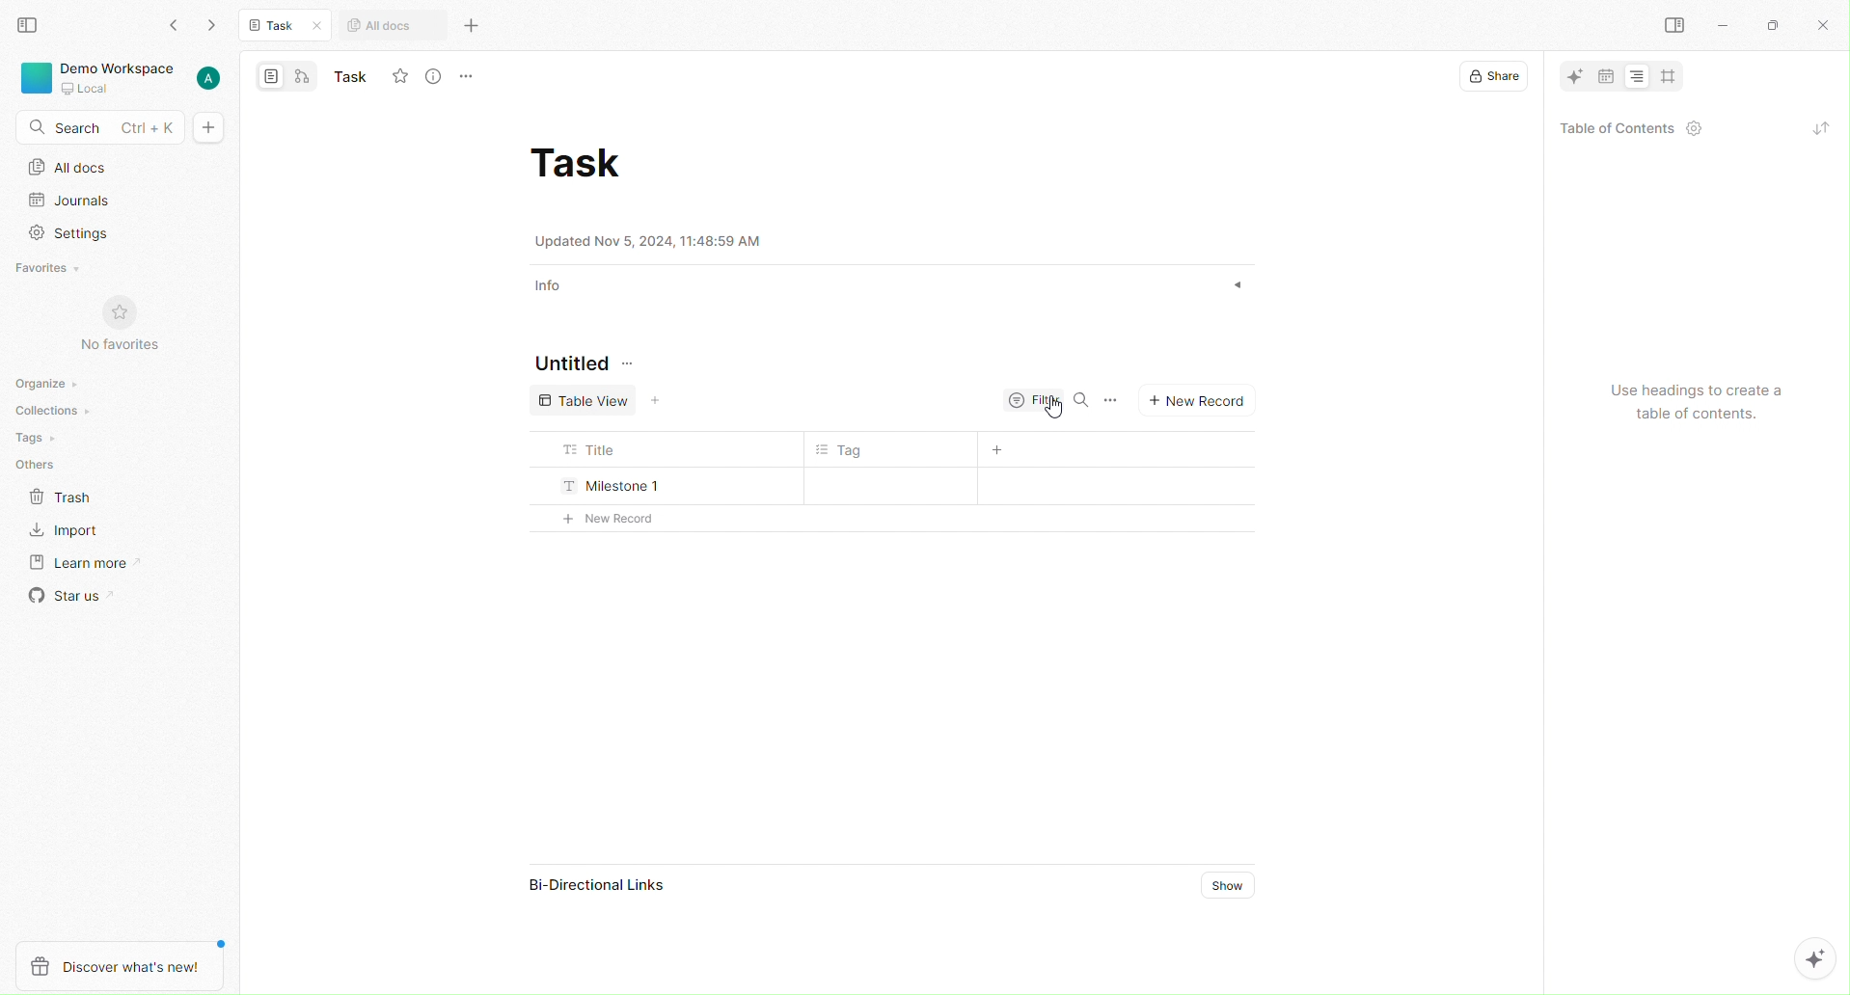 This screenshot has height=995, width=1850. What do you see at coordinates (475, 26) in the screenshot?
I see `More` at bounding box center [475, 26].